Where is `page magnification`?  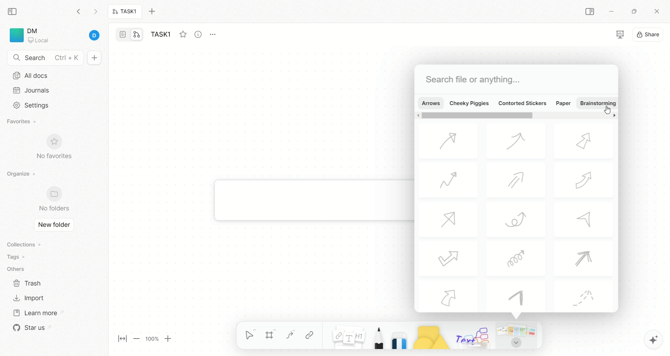 page magnification is located at coordinates (147, 340).